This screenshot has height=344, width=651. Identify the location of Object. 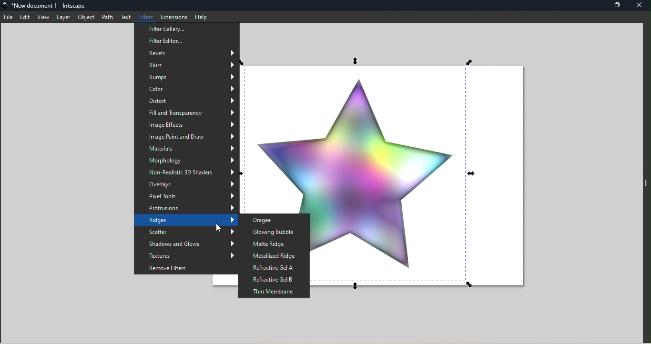
(85, 18).